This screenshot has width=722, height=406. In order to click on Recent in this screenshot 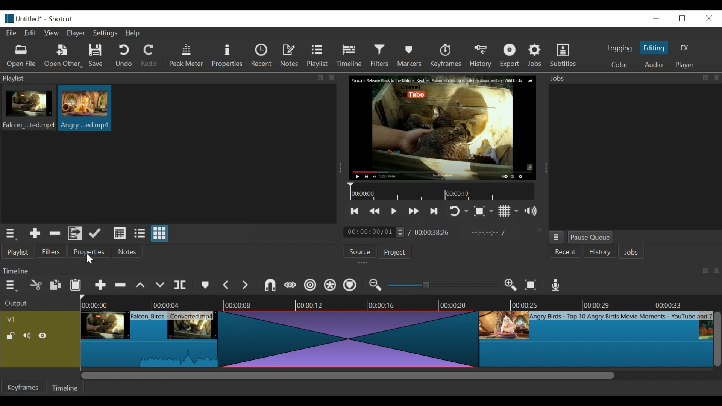, I will do `click(566, 252)`.